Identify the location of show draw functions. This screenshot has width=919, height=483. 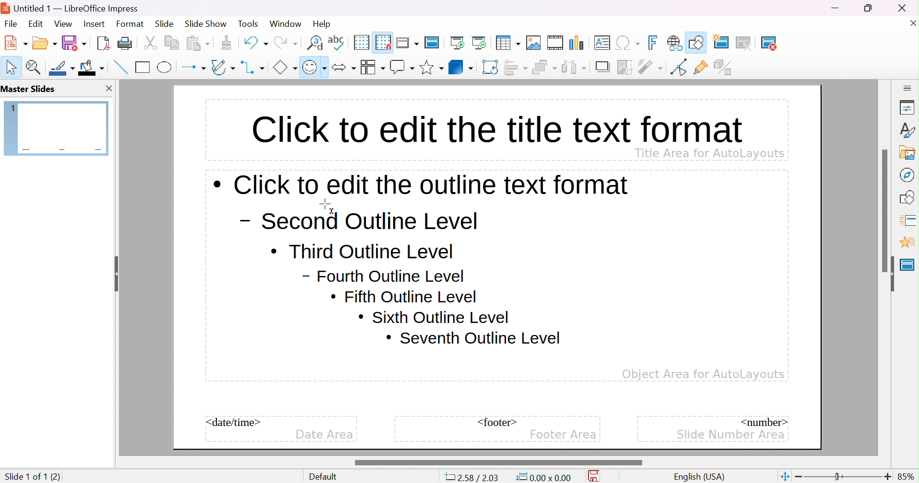
(697, 41).